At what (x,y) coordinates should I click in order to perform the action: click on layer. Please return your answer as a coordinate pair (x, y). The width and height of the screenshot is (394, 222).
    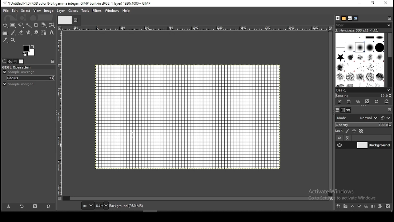
    Looking at the image, I should click on (61, 11).